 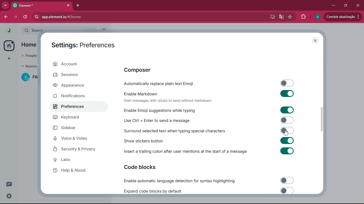 I want to click on automatically replace plain text emoji, so click(x=212, y=83).